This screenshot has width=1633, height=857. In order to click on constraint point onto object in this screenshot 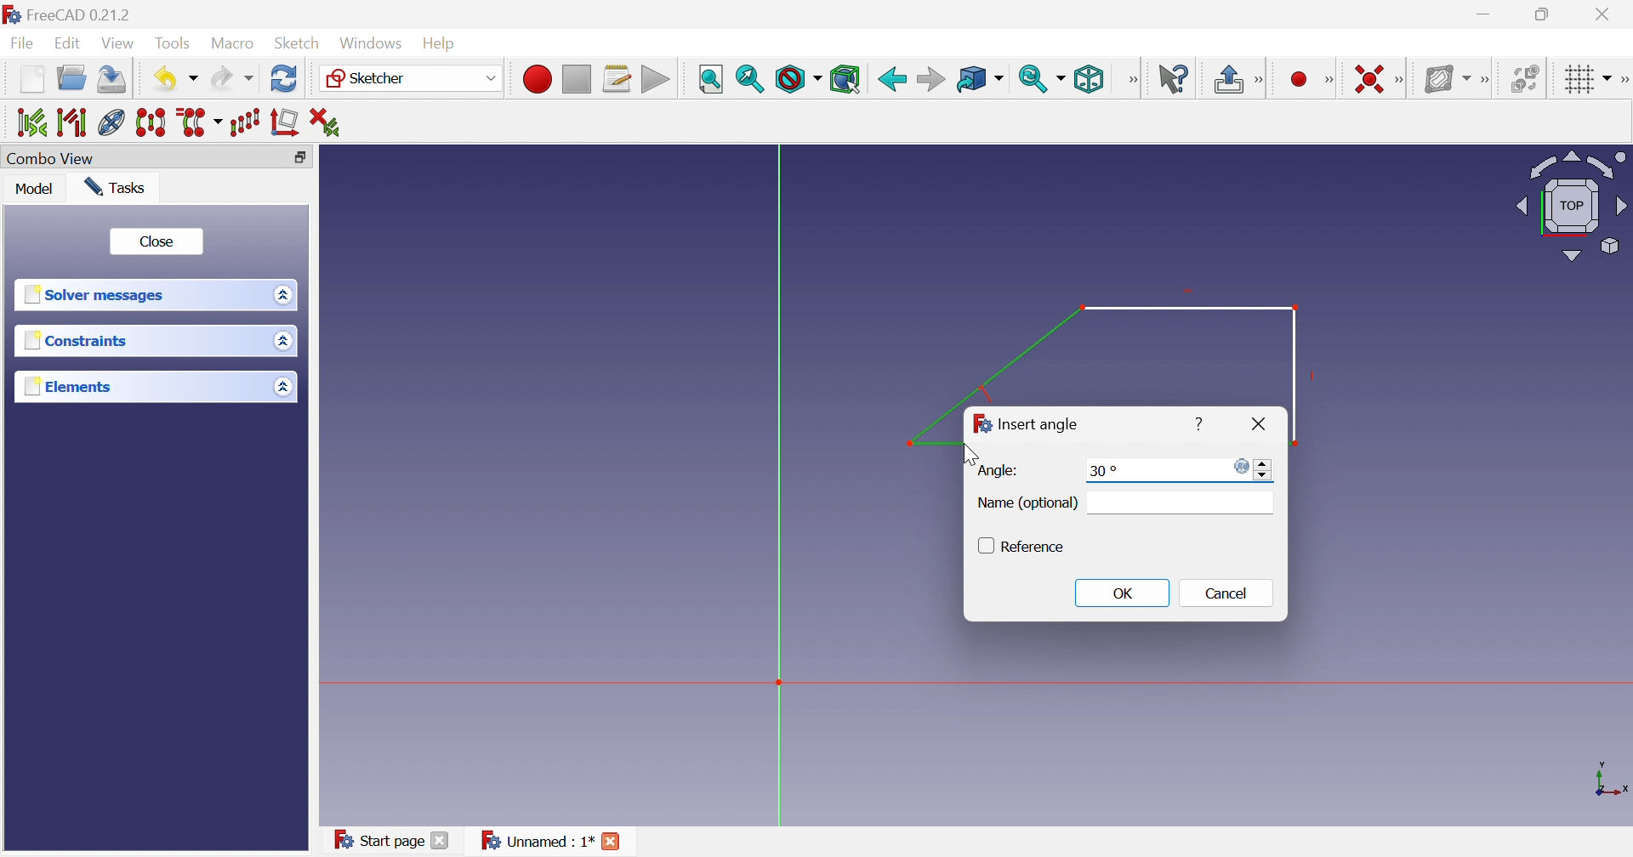, I will do `click(1269, 77)`.